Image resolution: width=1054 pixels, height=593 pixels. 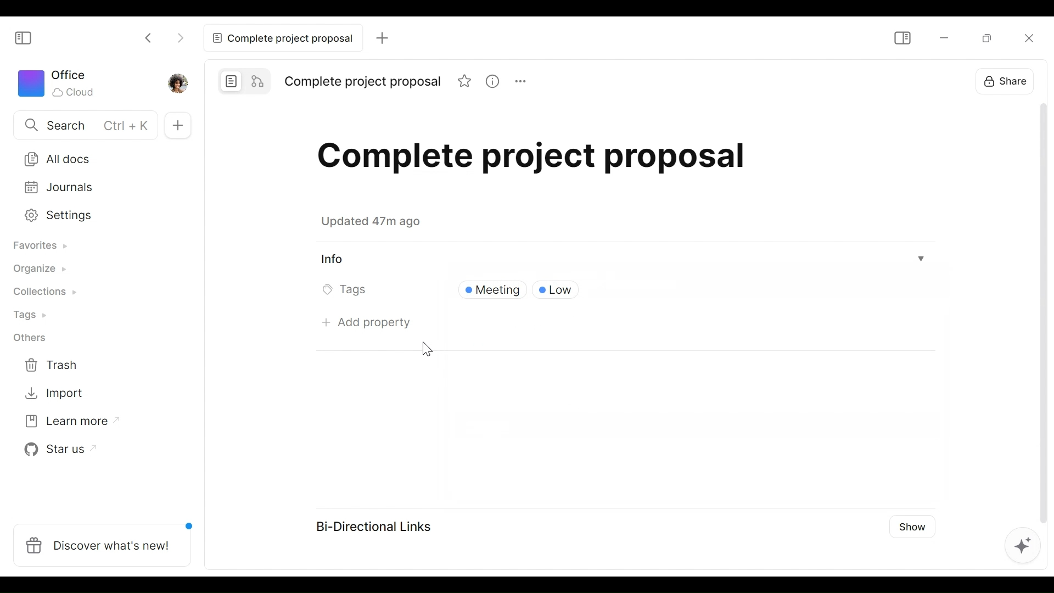 What do you see at coordinates (257, 80) in the screenshot?
I see `Edgeless mode` at bounding box center [257, 80].